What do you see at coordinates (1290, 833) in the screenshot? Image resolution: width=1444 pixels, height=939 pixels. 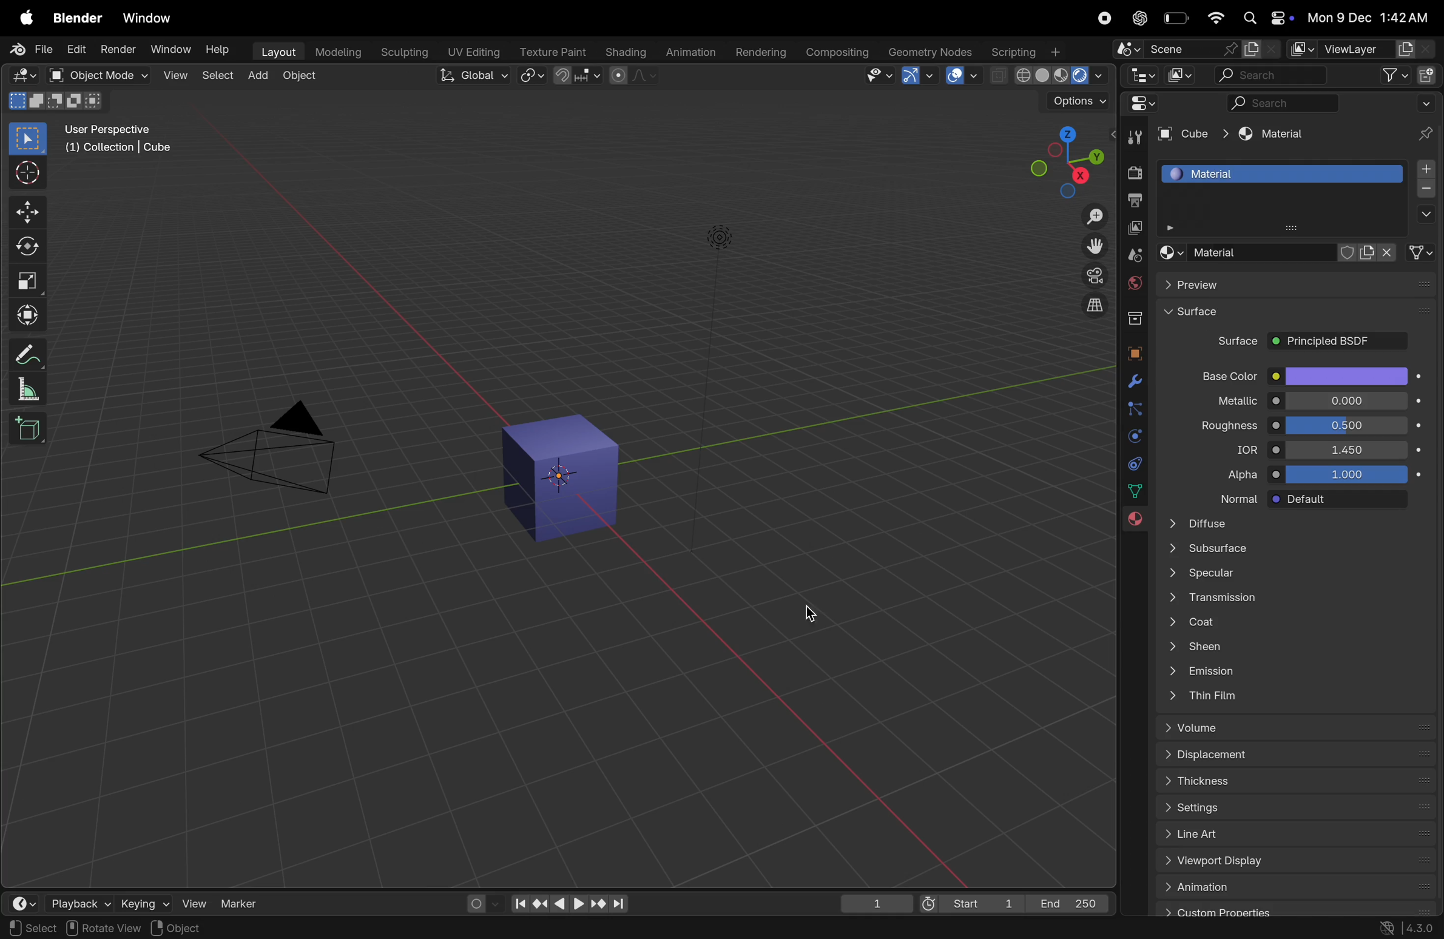 I see `line art` at bounding box center [1290, 833].